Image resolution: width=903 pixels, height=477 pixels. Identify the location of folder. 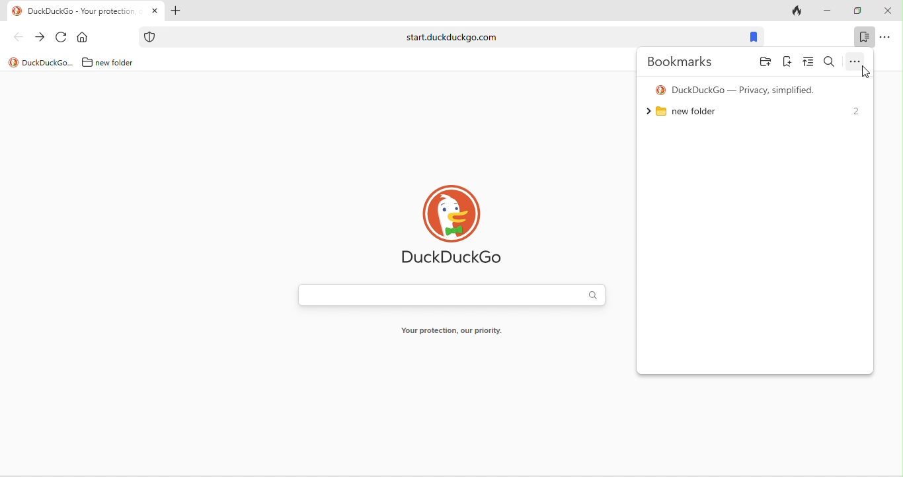
(766, 61).